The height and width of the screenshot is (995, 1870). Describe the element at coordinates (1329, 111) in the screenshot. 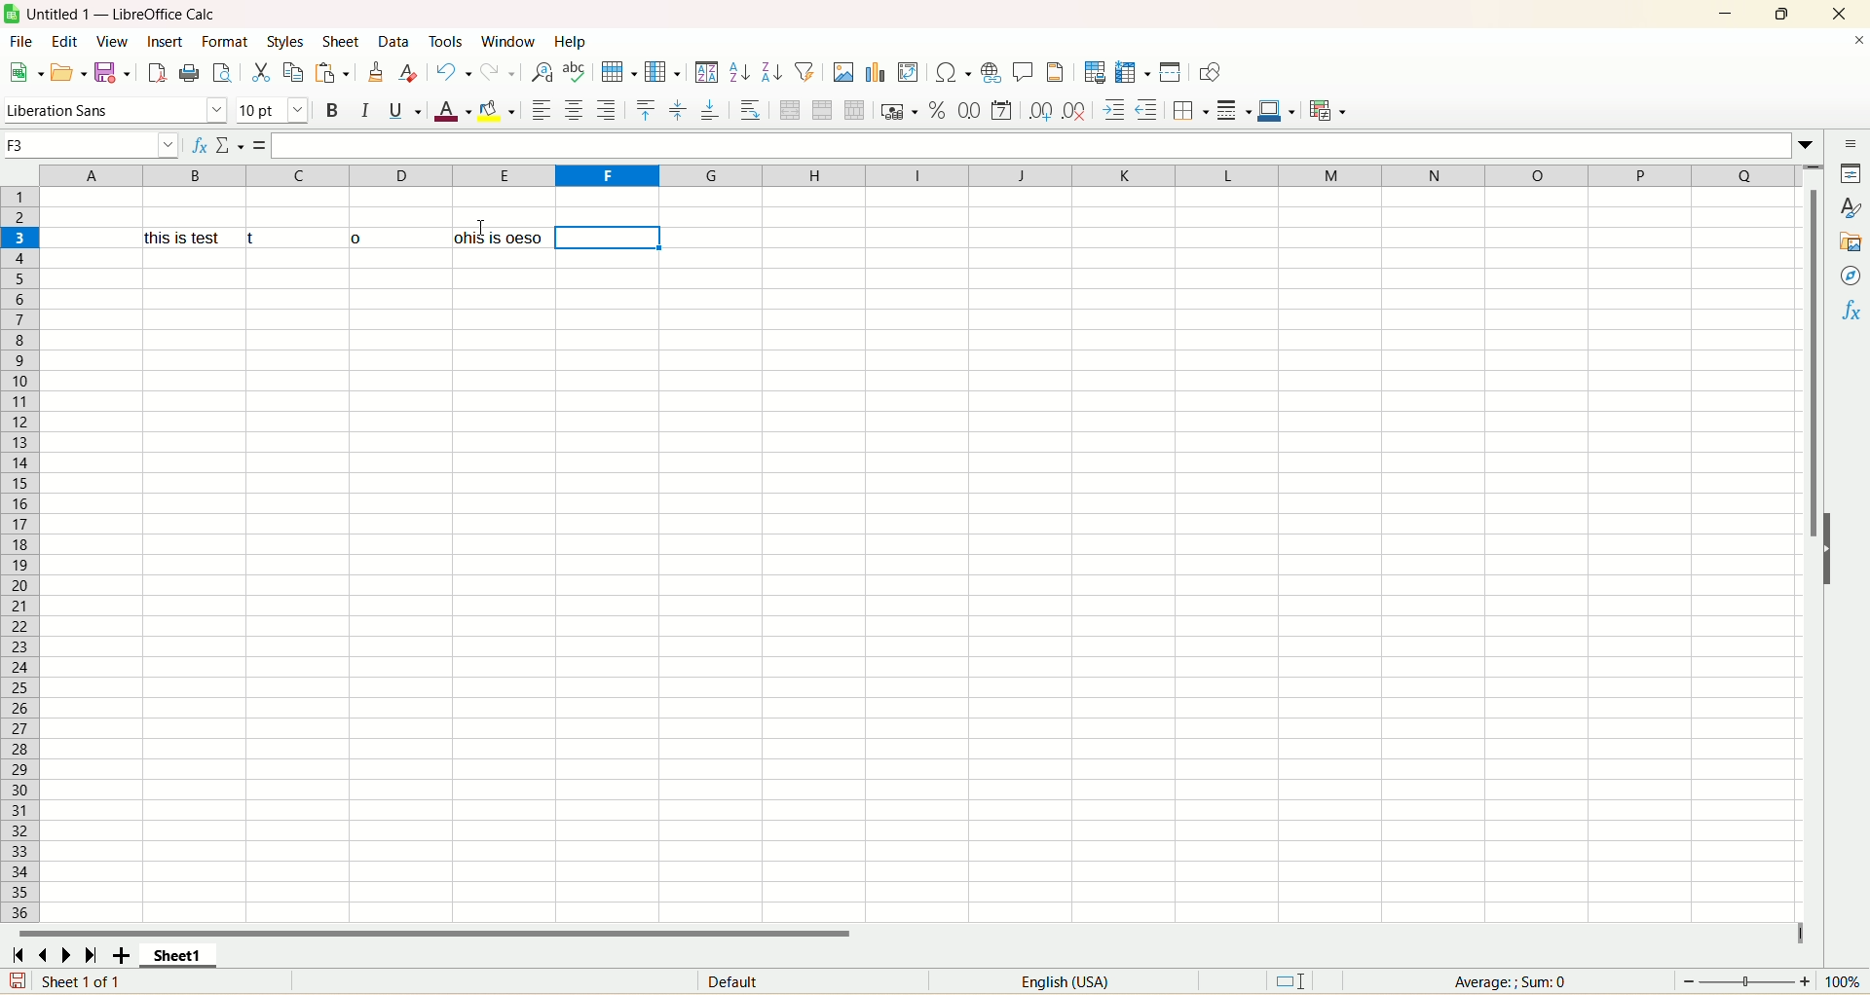

I see `conditional` at that location.